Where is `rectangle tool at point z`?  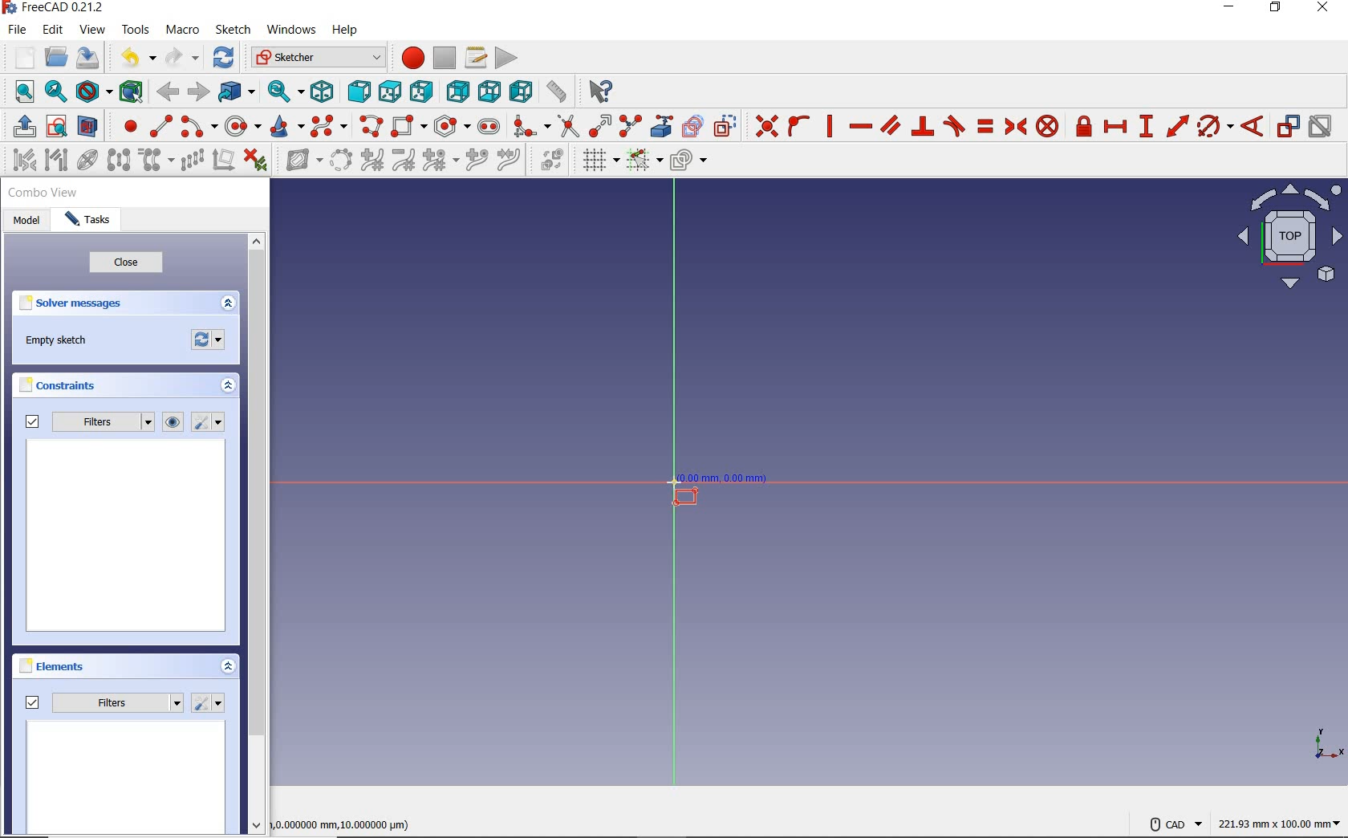
rectangle tool at point z is located at coordinates (713, 490).